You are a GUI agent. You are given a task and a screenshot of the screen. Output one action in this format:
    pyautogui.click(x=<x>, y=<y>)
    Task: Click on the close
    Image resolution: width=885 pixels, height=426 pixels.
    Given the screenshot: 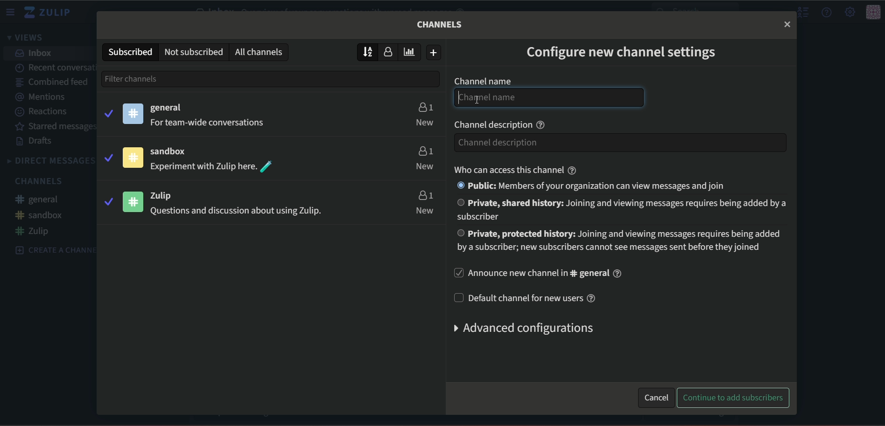 What is the action you would take?
    pyautogui.click(x=787, y=24)
    